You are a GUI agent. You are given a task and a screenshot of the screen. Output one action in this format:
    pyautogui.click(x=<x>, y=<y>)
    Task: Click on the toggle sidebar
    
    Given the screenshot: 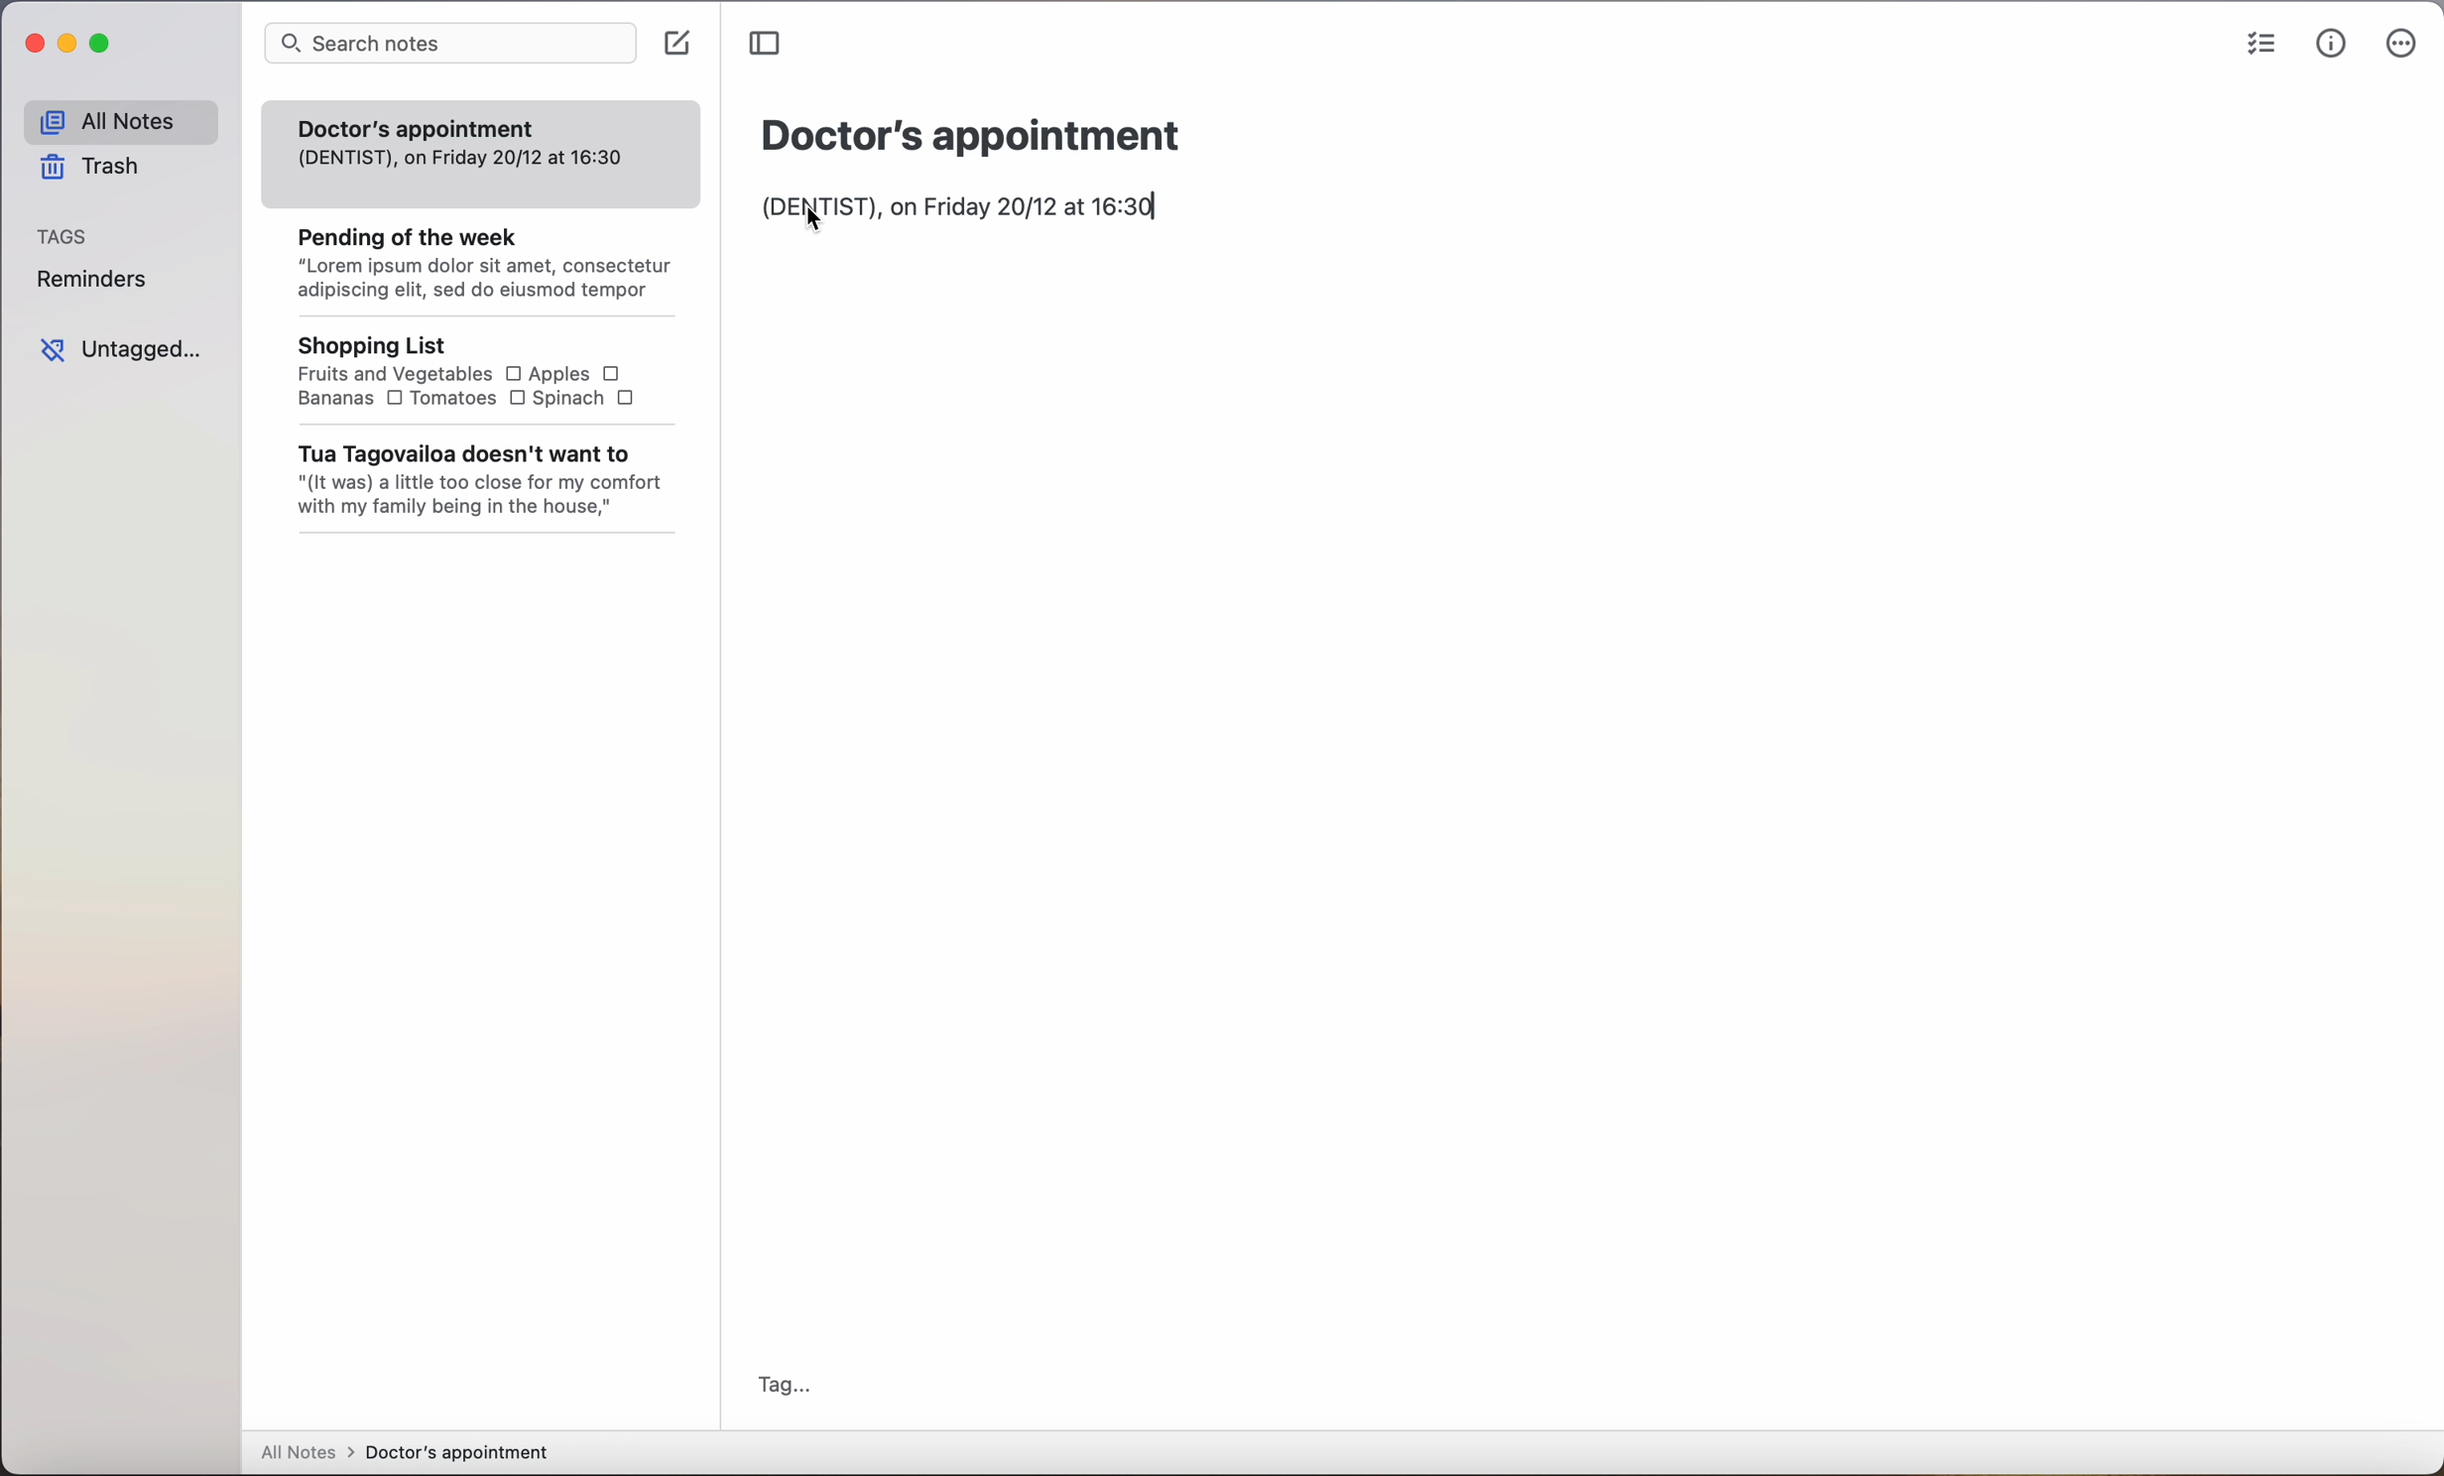 What is the action you would take?
    pyautogui.click(x=770, y=44)
    